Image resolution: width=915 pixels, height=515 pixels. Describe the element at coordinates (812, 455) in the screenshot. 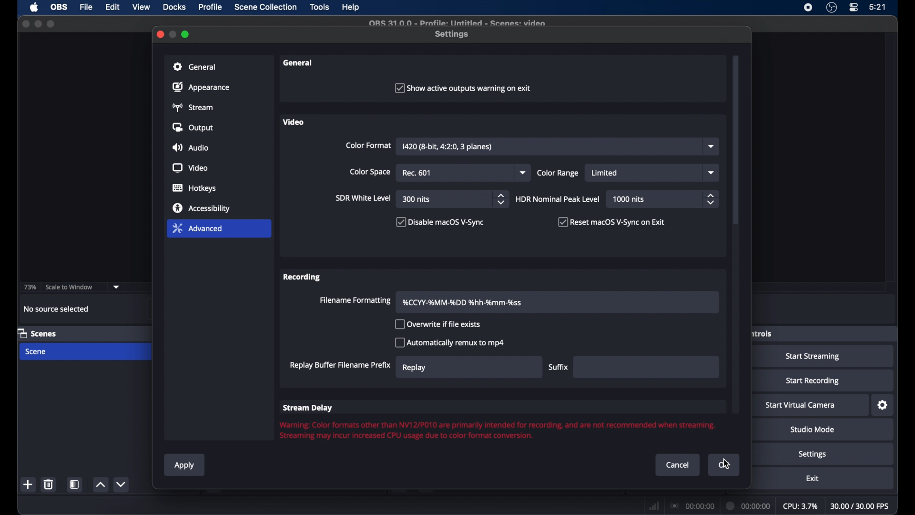

I see `settings` at that location.